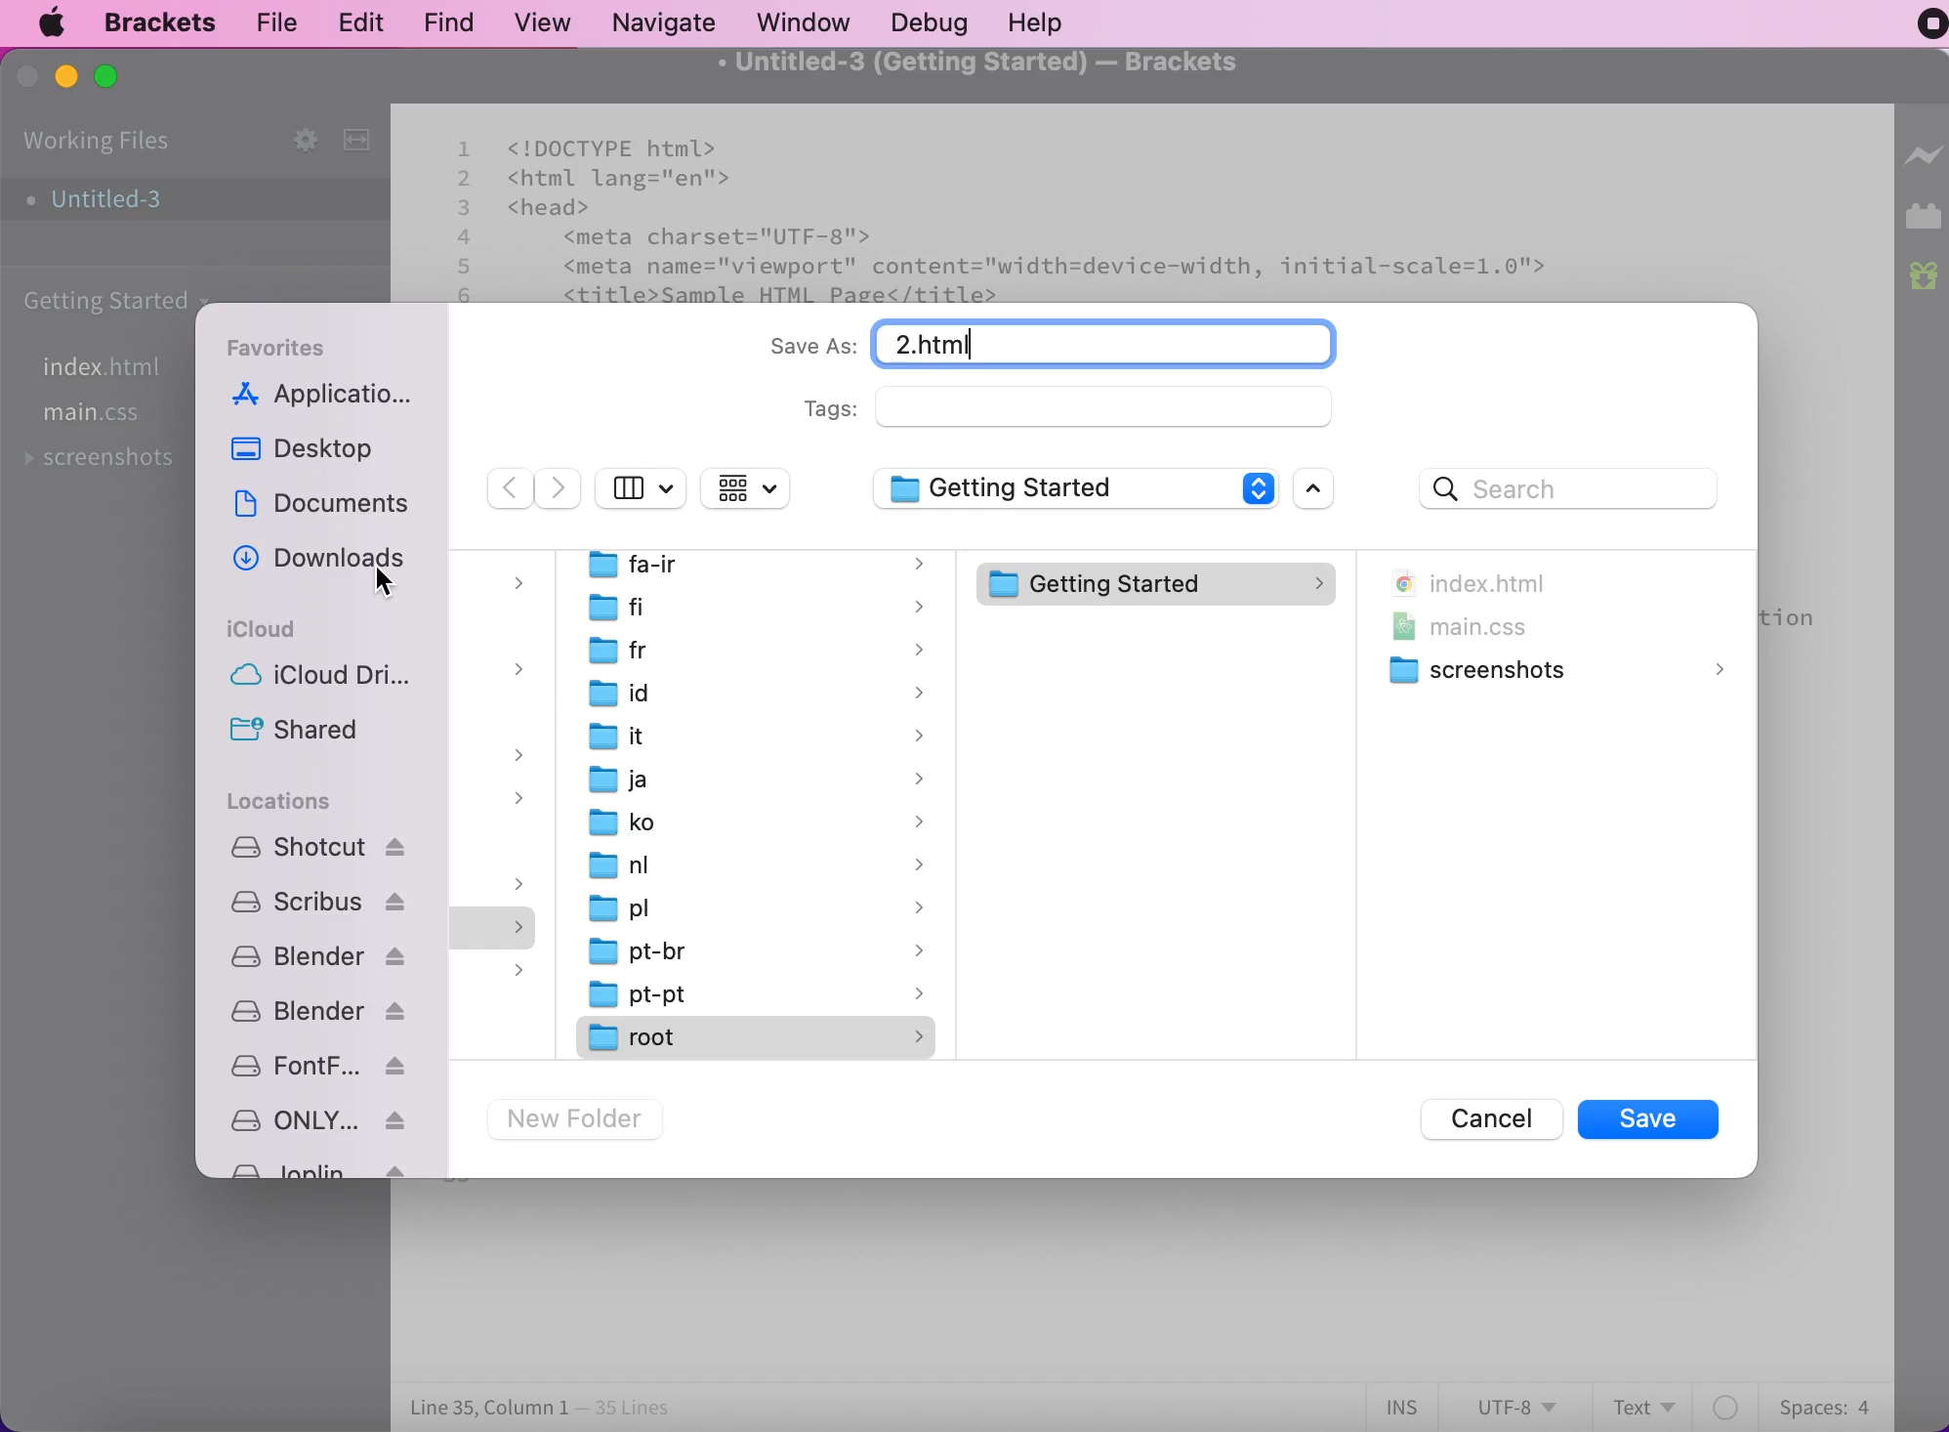 This screenshot has height=1432, width=1949. I want to click on fr, so click(756, 648).